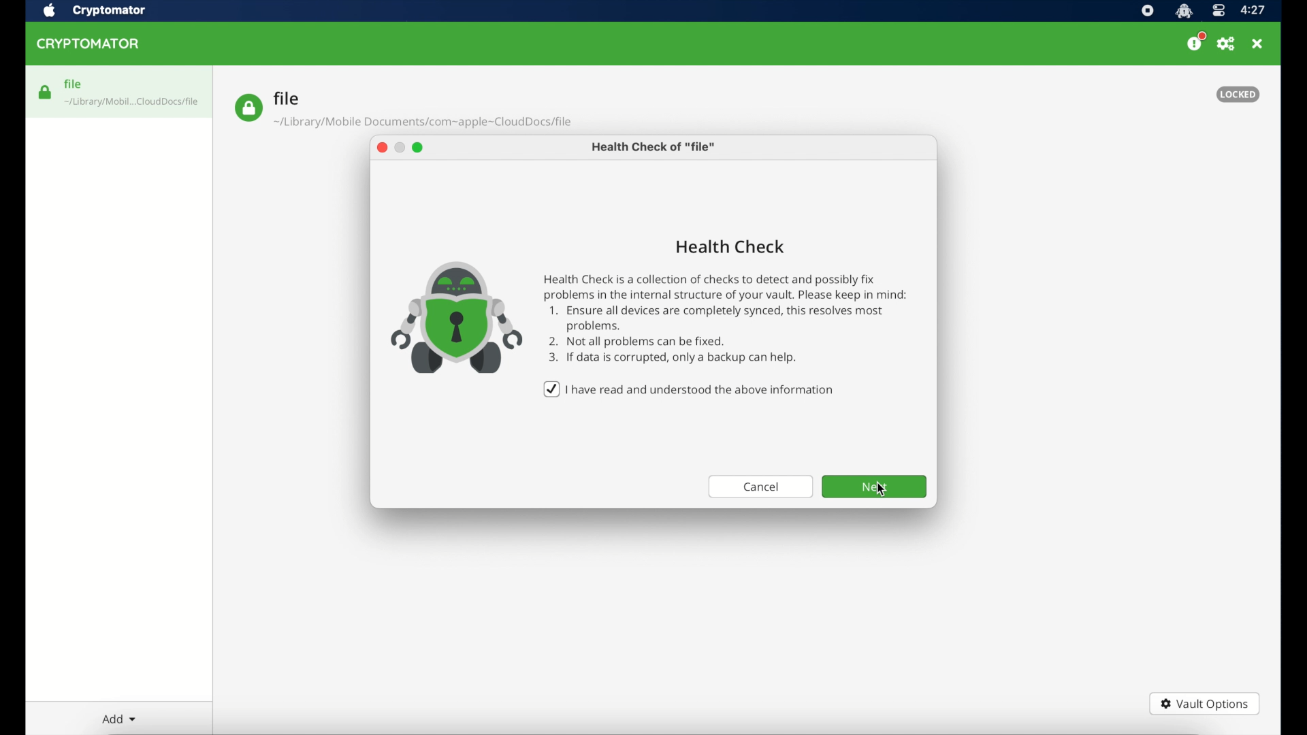 Image resolution: width=1307 pixels, height=735 pixels. I want to click on time, so click(1254, 10).